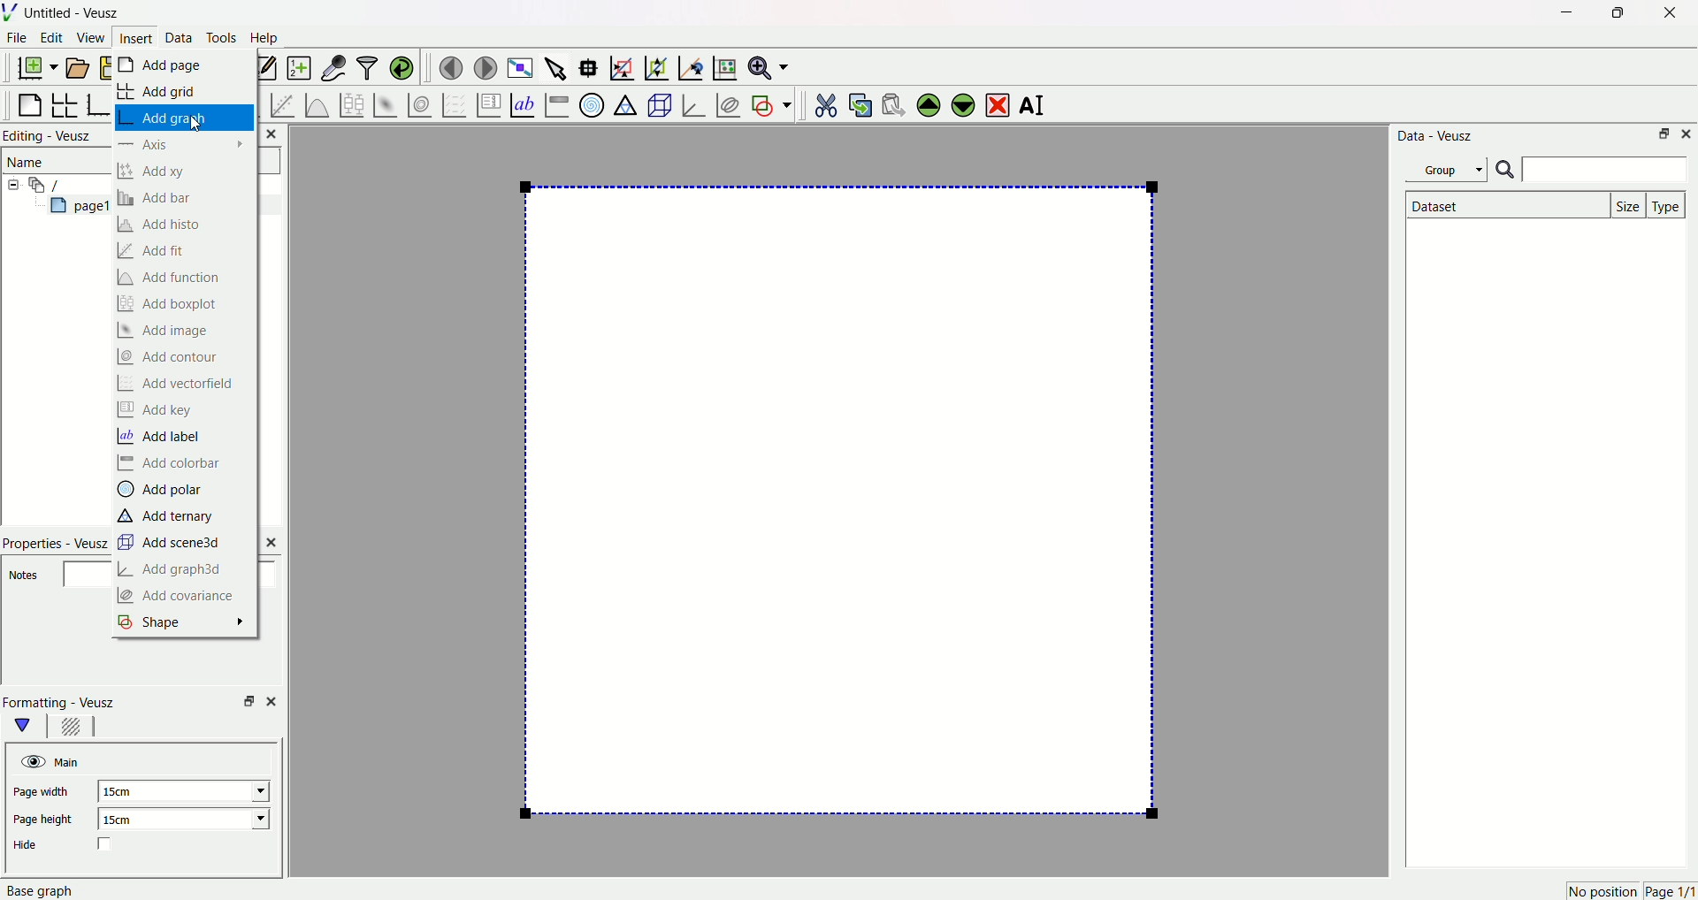 The height and width of the screenshot is (900, 1698). What do you see at coordinates (46, 821) in the screenshot?
I see `Page height` at bounding box center [46, 821].